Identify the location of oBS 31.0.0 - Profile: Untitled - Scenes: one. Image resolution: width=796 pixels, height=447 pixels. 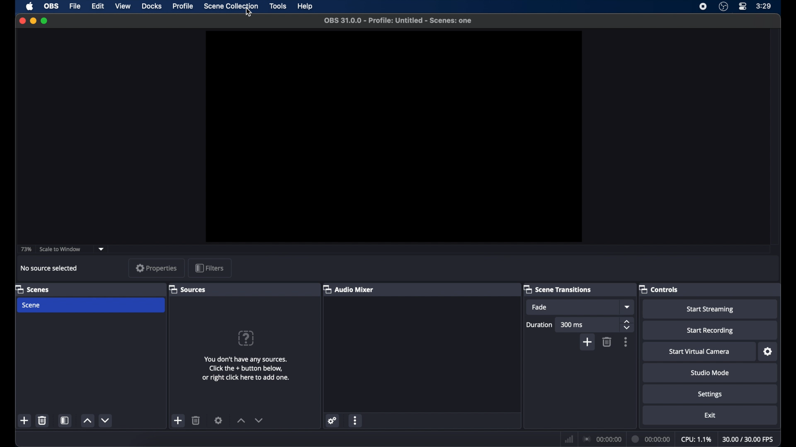
(405, 21).